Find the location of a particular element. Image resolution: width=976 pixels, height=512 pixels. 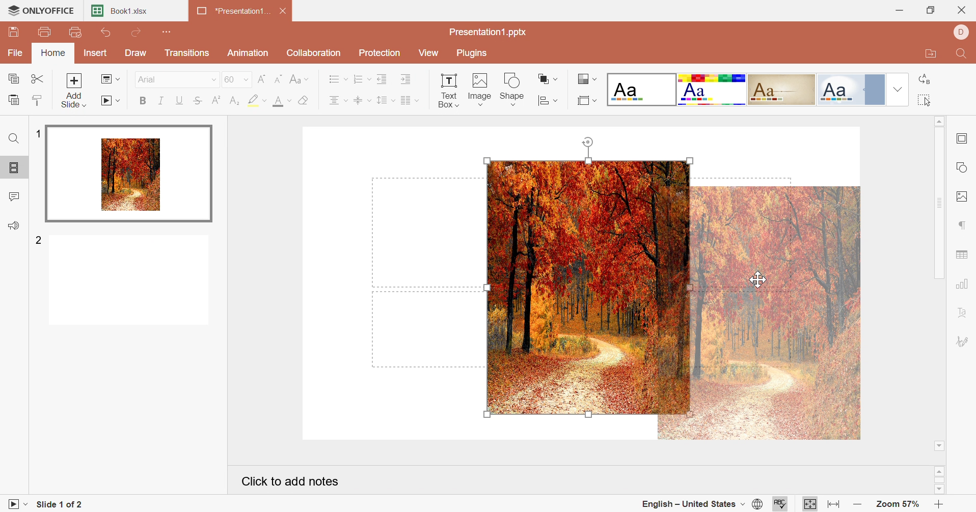

Basic is located at coordinates (712, 91).